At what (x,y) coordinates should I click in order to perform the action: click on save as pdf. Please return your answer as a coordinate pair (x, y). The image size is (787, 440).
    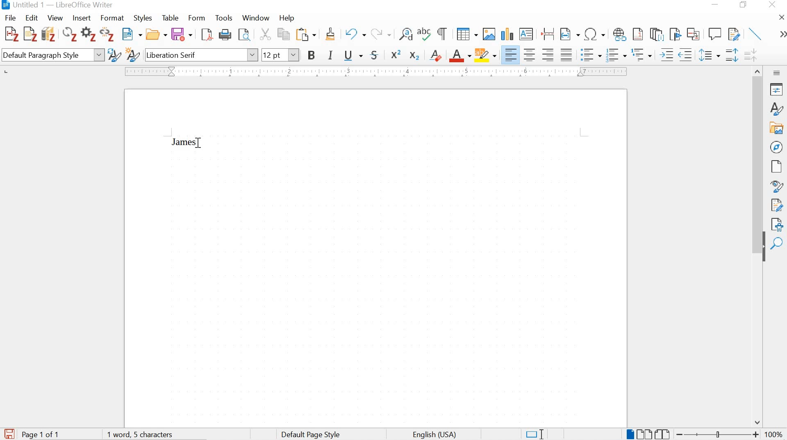
    Looking at the image, I should click on (207, 35).